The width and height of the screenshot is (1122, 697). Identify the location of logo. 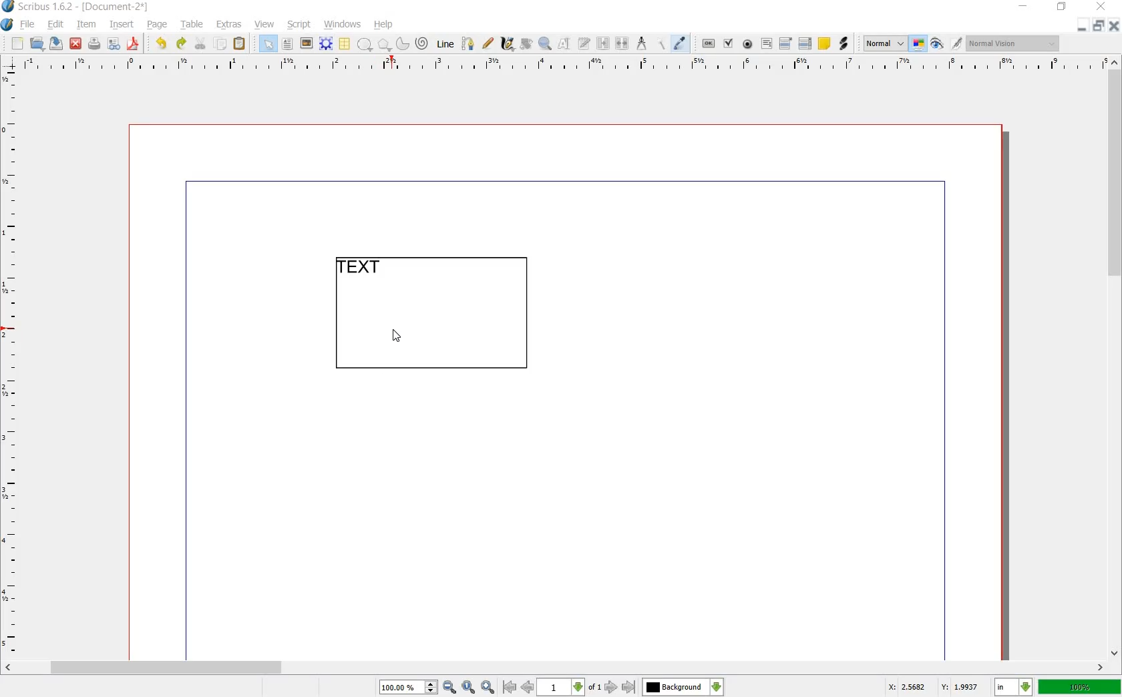
(9, 7).